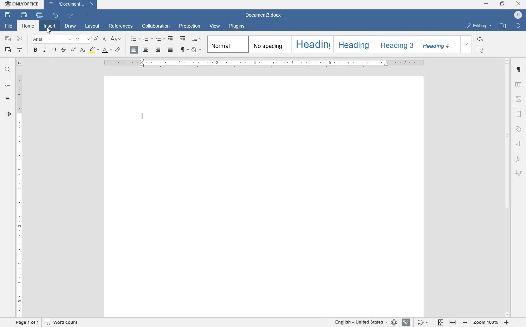 This screenshot has width=526, height=327. I want to click on ITALIC, so click(44, 50).